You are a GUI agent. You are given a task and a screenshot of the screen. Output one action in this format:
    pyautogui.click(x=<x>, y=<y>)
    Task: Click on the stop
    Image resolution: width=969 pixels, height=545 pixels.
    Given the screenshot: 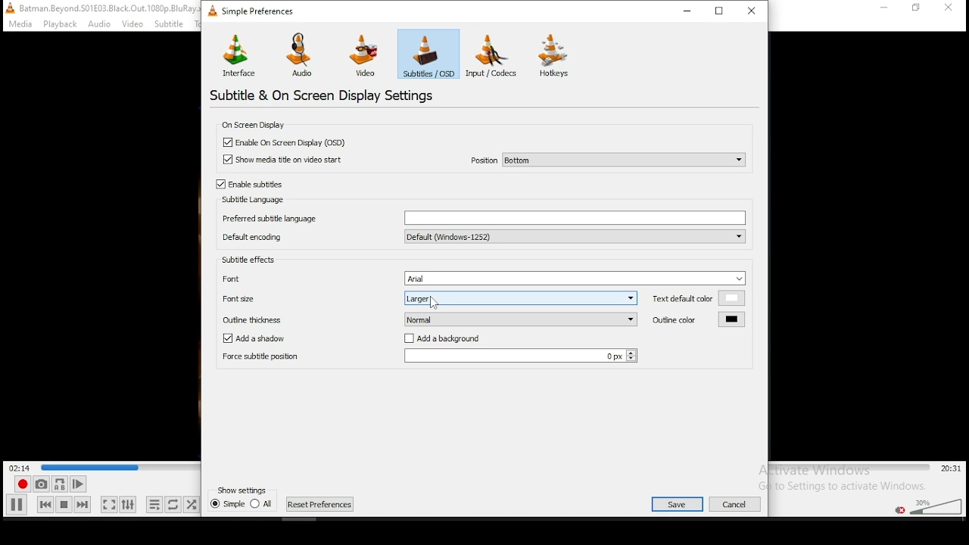 What is the action you would take?
    pyautogui.click(x=64, y=504)
    